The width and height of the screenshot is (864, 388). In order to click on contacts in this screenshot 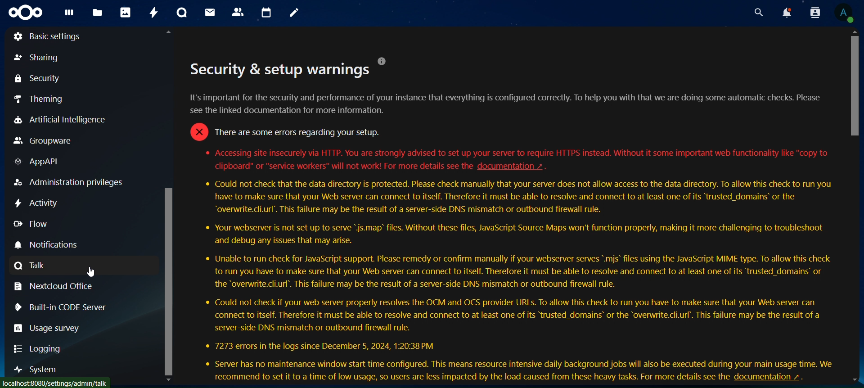, I will do `click(238, 12)`.